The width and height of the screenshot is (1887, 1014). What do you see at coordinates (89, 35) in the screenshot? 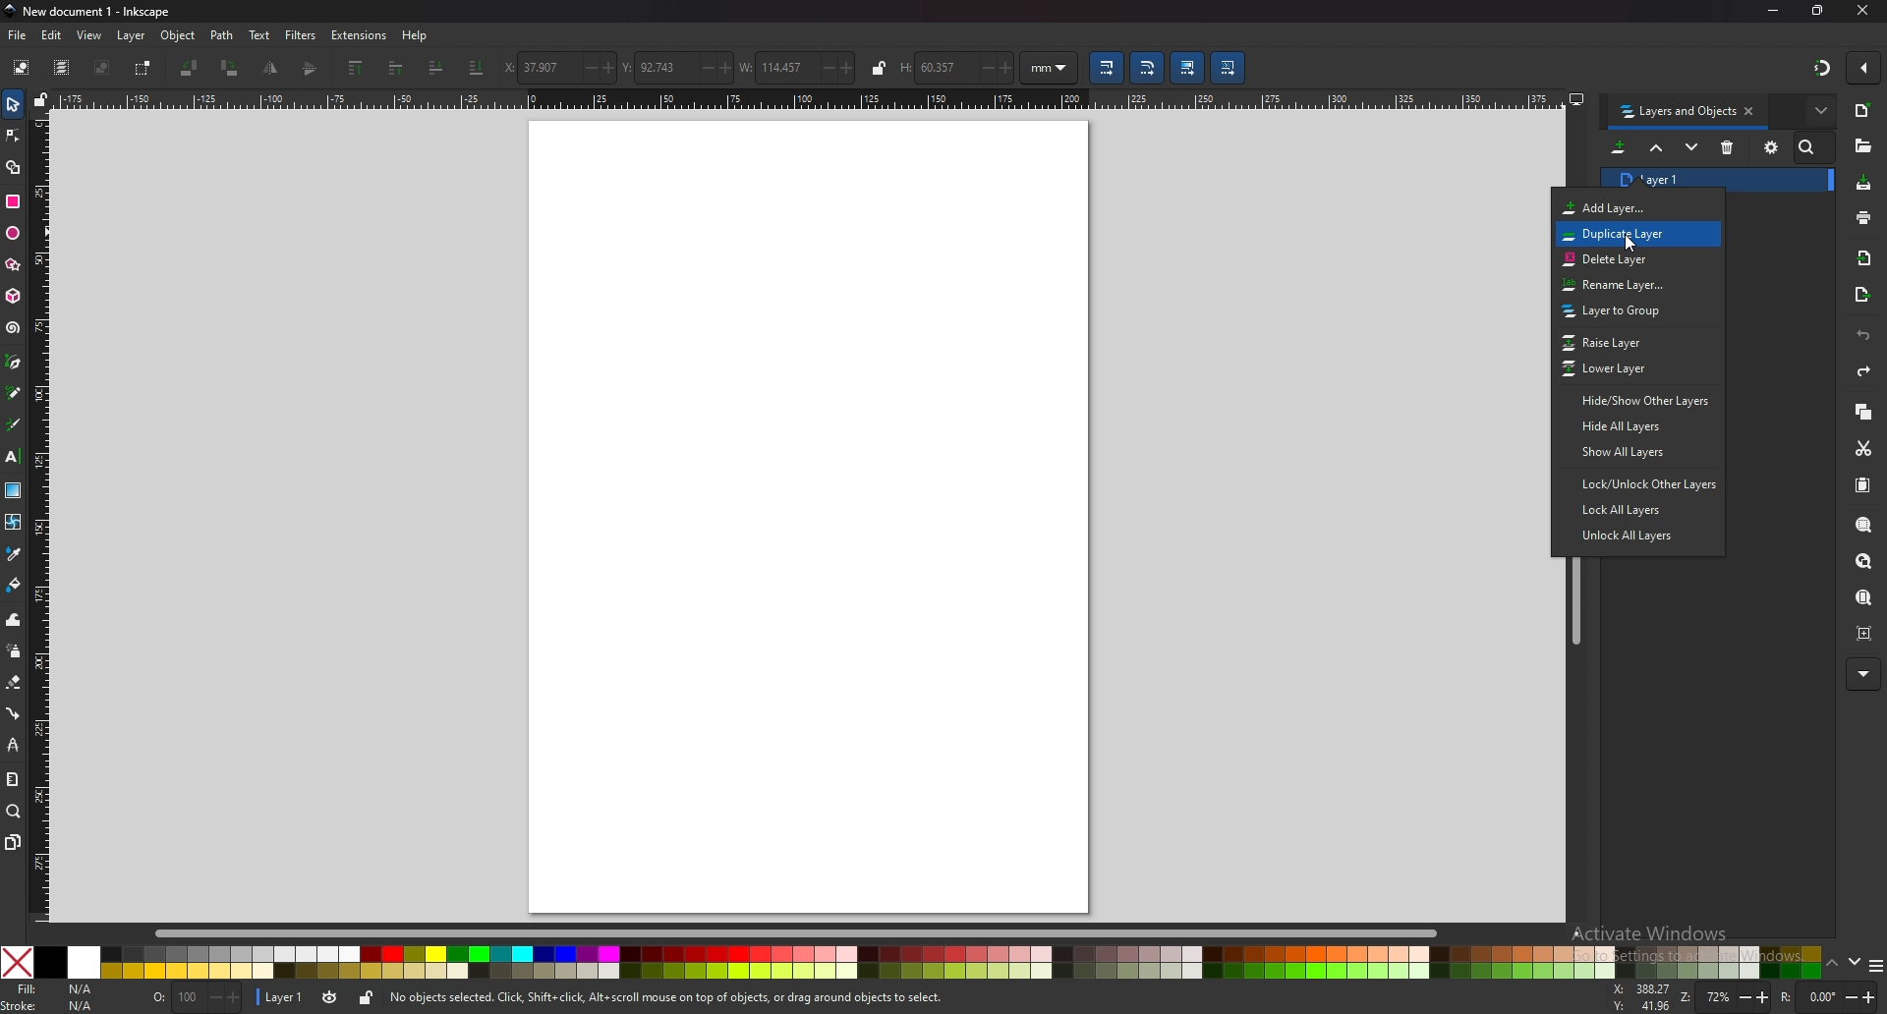
I see `view` at bounding box center [89, 35].